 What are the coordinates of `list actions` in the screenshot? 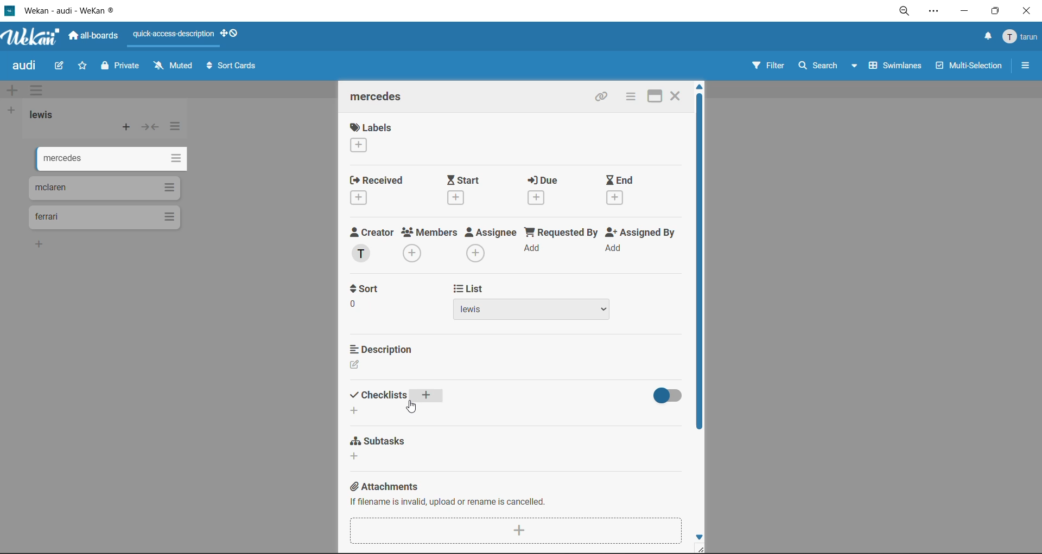 It's located at (176, 126).